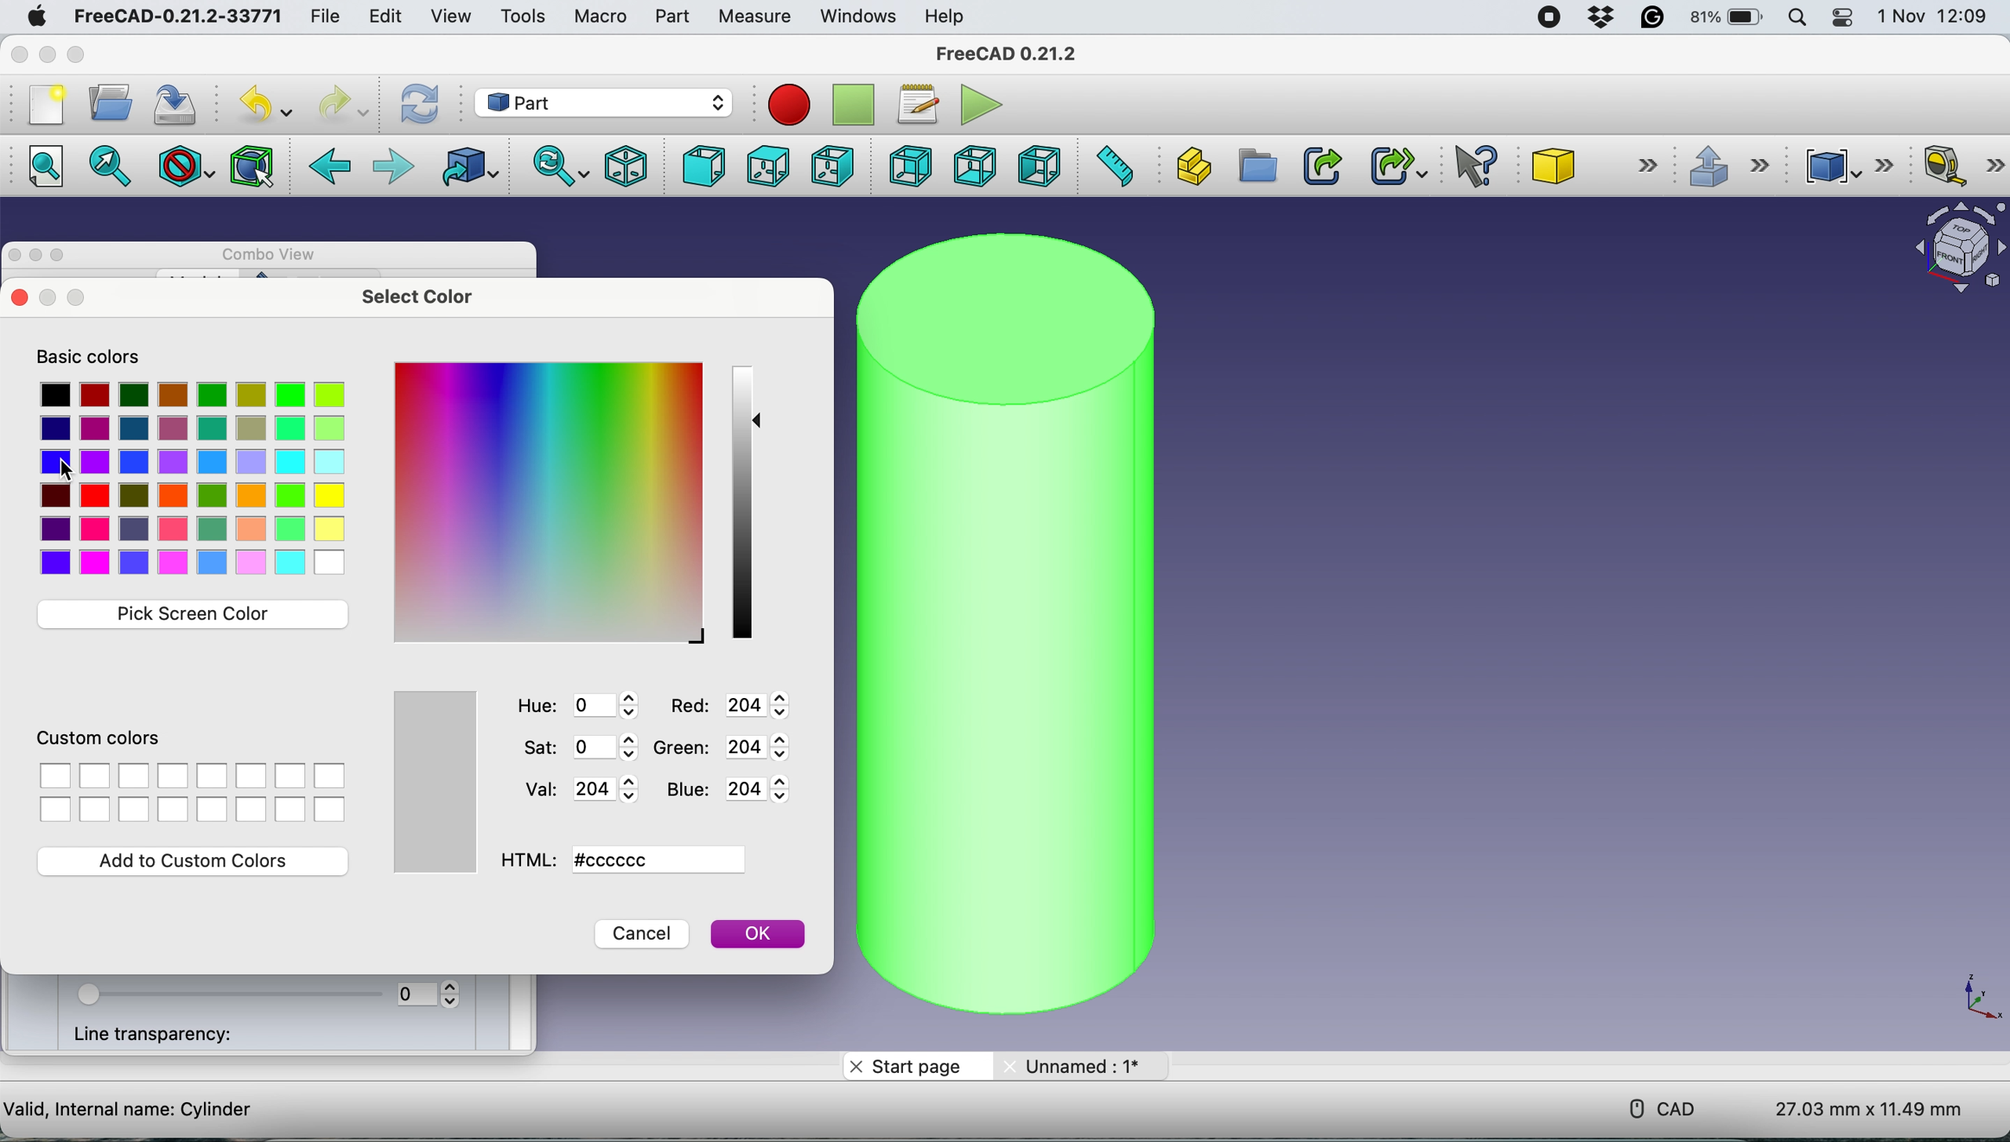 This screenshot has height=1142, width=2010. Describe the element at coordinates (129, 1111) in the screenshot. I see `cylinder details` at that location.